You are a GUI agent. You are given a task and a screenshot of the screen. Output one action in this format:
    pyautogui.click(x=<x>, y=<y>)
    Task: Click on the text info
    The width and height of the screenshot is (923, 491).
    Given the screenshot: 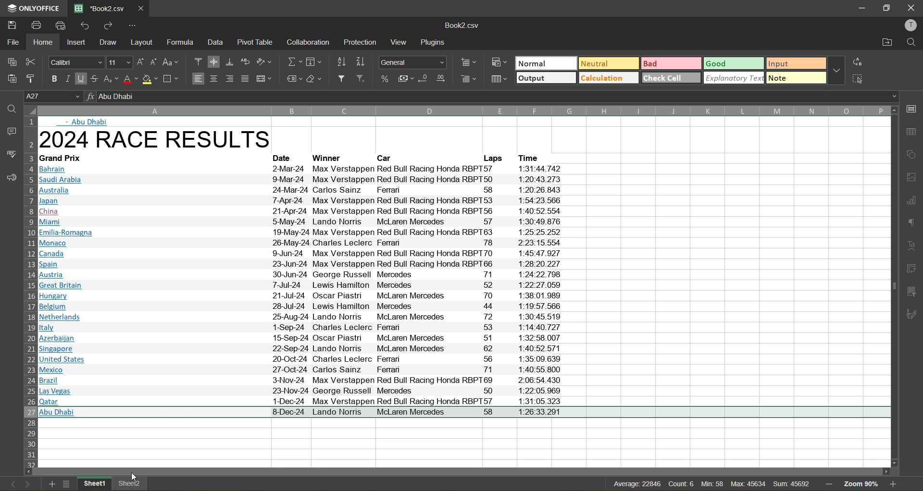 What is the action you would take?
    pyautogui.click(x=329, y=159)
    